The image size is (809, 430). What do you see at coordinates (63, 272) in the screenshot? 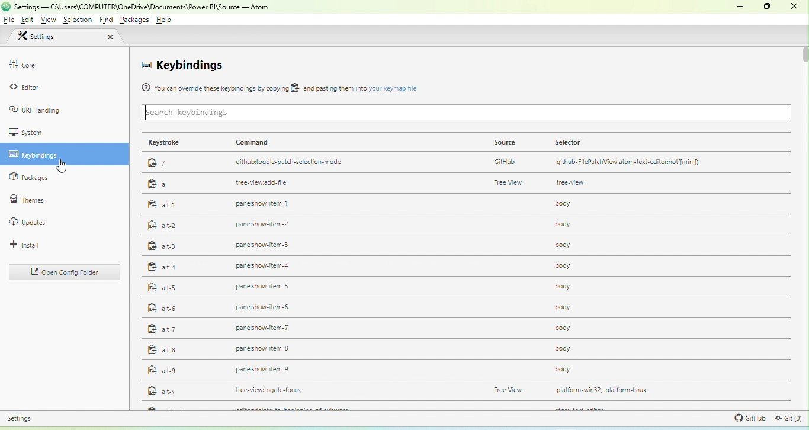
I see `open config folder` at bounding box center [63, 272].